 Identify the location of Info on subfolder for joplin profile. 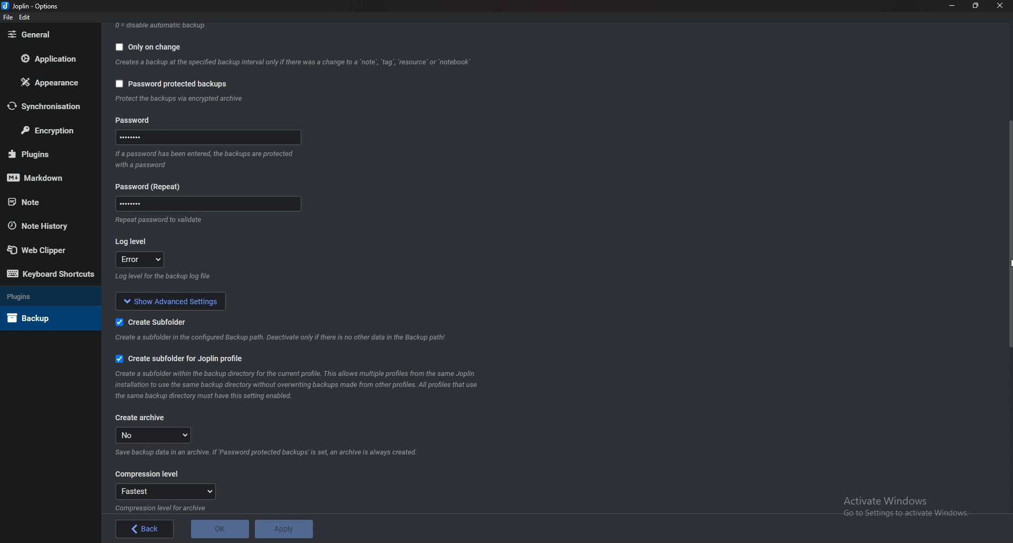
(299, 385).